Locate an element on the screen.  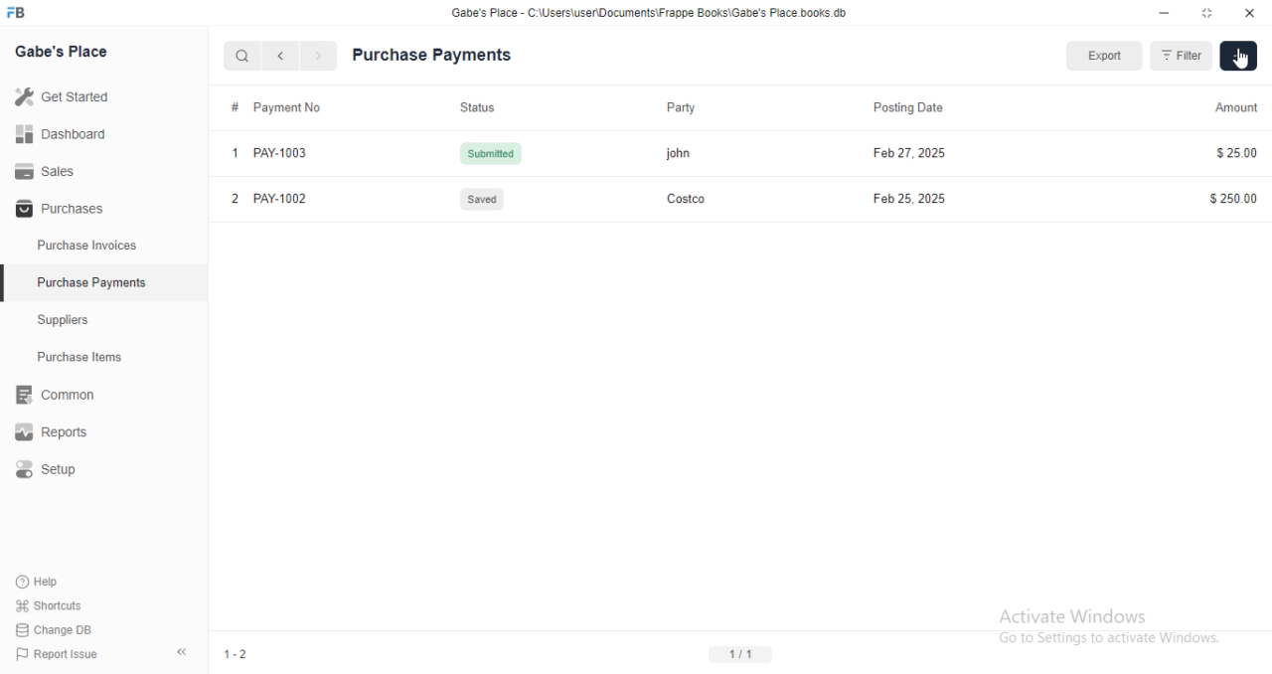
close is located at coordinates (1250, 13).